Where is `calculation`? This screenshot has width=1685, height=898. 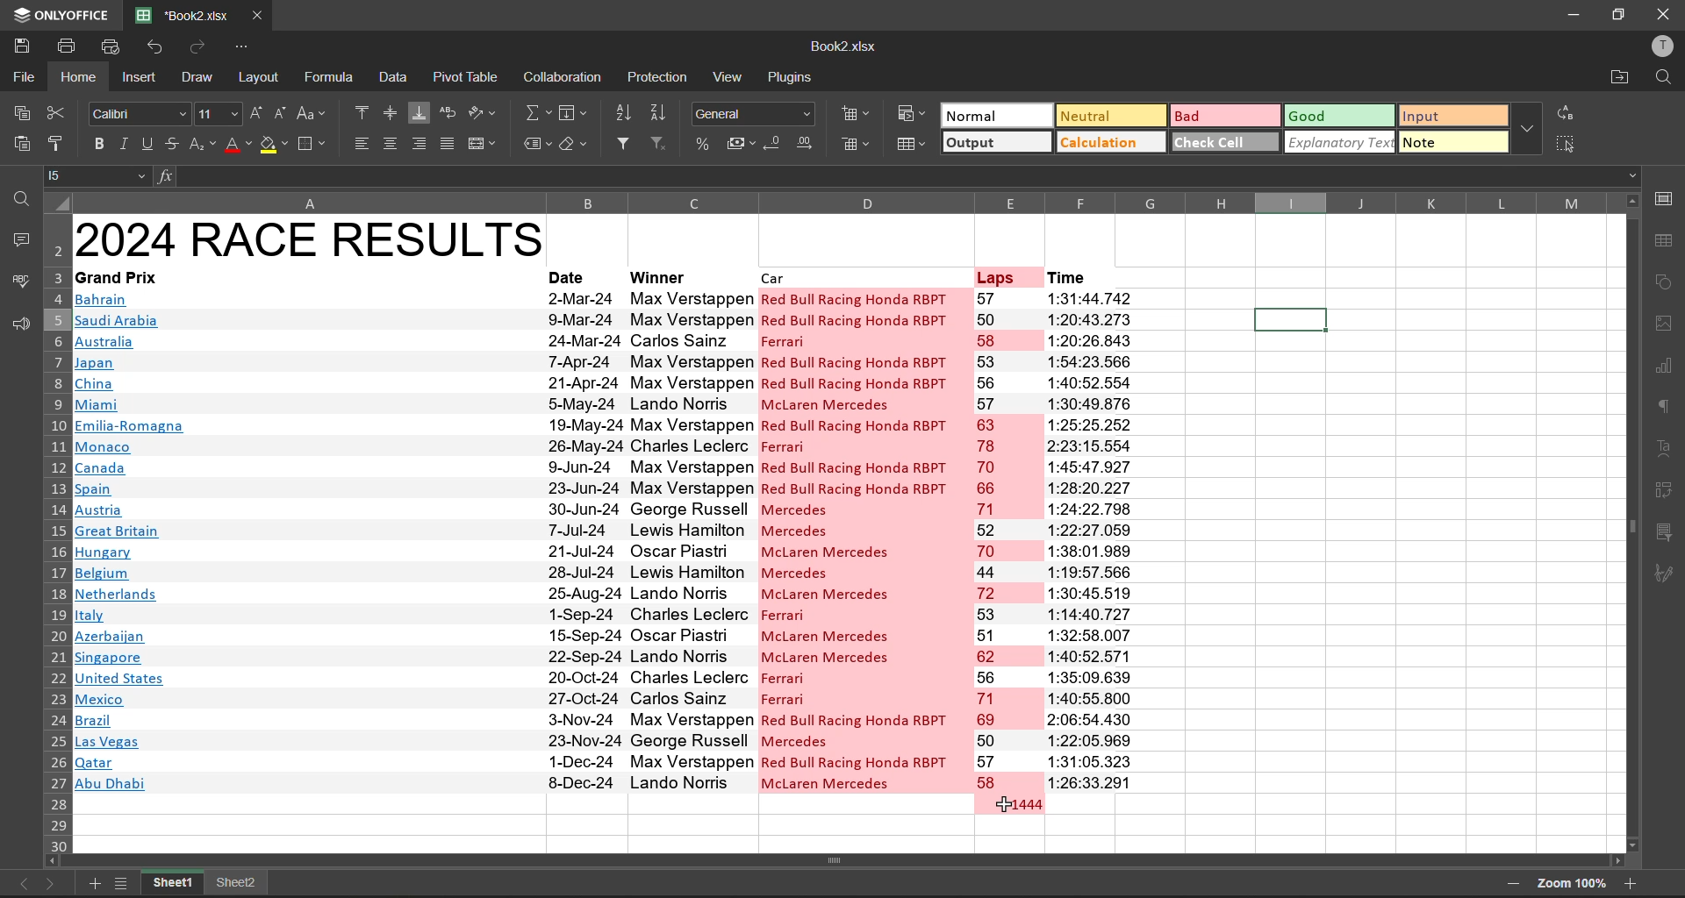 calculation is located at coordinates (1112, 142).